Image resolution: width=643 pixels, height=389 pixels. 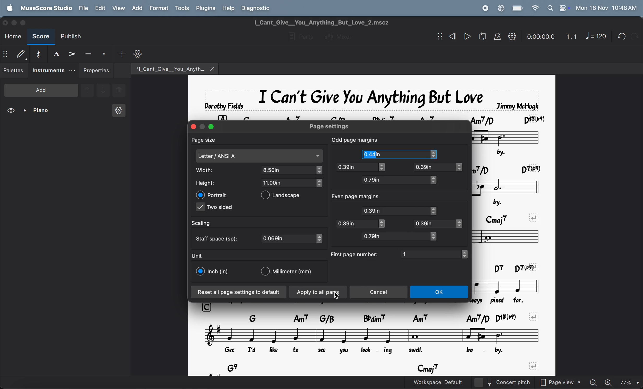 What do you see at coordinates (506, 267) in the screenshot?
I see `chord symbols` at bounding box center [506, 267].